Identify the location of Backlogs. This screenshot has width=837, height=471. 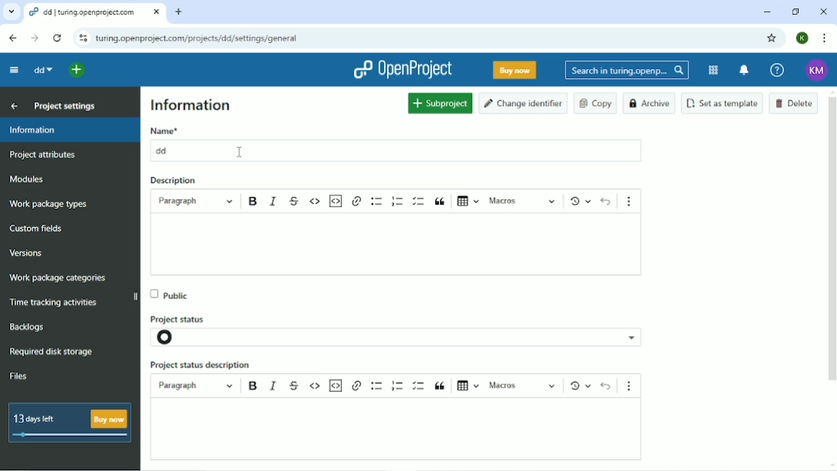
(28, 326).